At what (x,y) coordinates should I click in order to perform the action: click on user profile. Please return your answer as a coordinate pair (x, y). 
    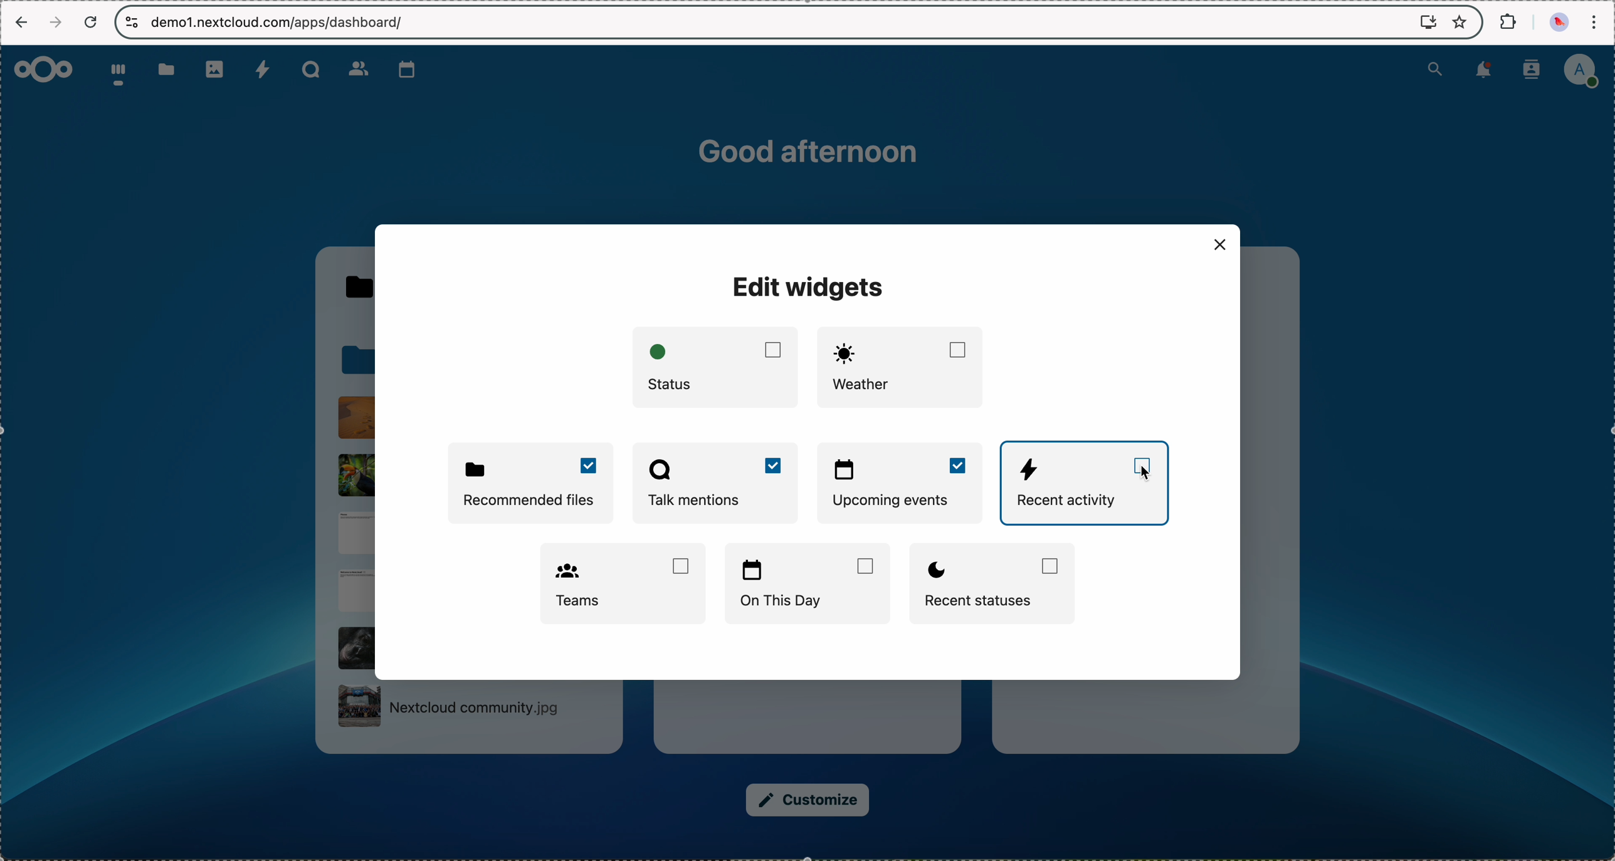
    Looking at the image, I should click on (1585, 70).